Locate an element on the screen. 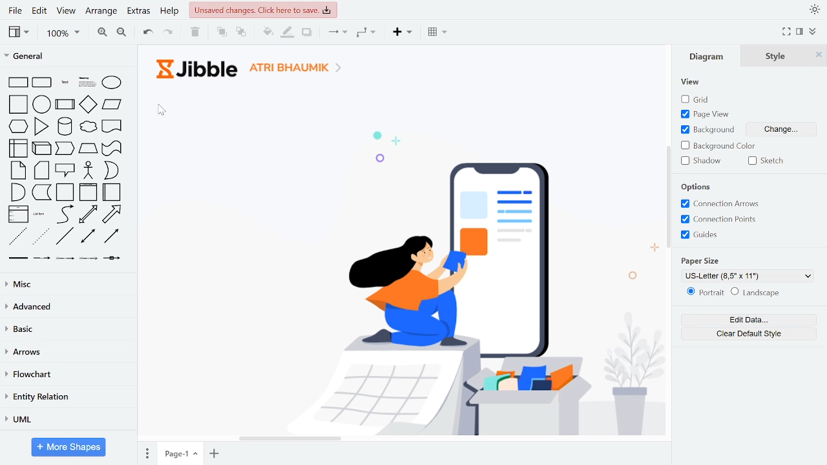 This screenshot has height=465, width=827. general shapes is located at coordinates (63, 125).